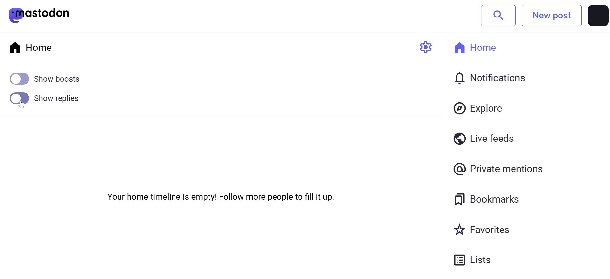 This screenshot has width=610, height=279. Describe the element at coordinates (26, 111) in the screenshot. I see `cursor` at that location.